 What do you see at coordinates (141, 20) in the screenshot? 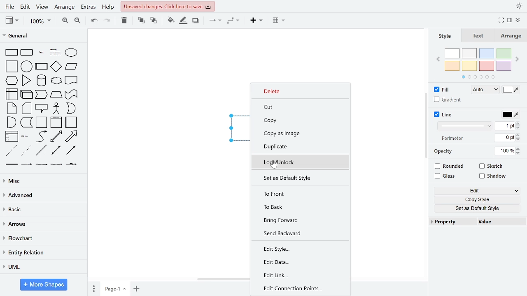
I see `to front` at bounding box center [141, 20].